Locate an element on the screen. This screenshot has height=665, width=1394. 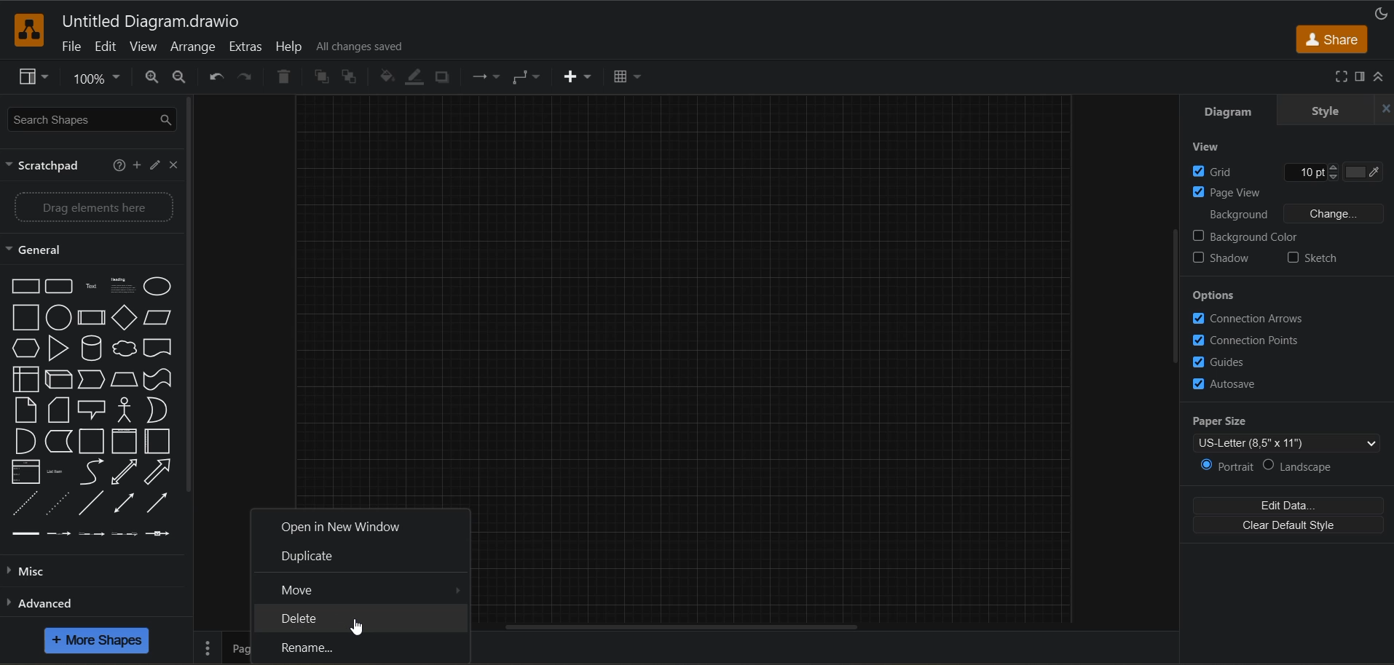
paper size is located at coordinates (1291, 432).